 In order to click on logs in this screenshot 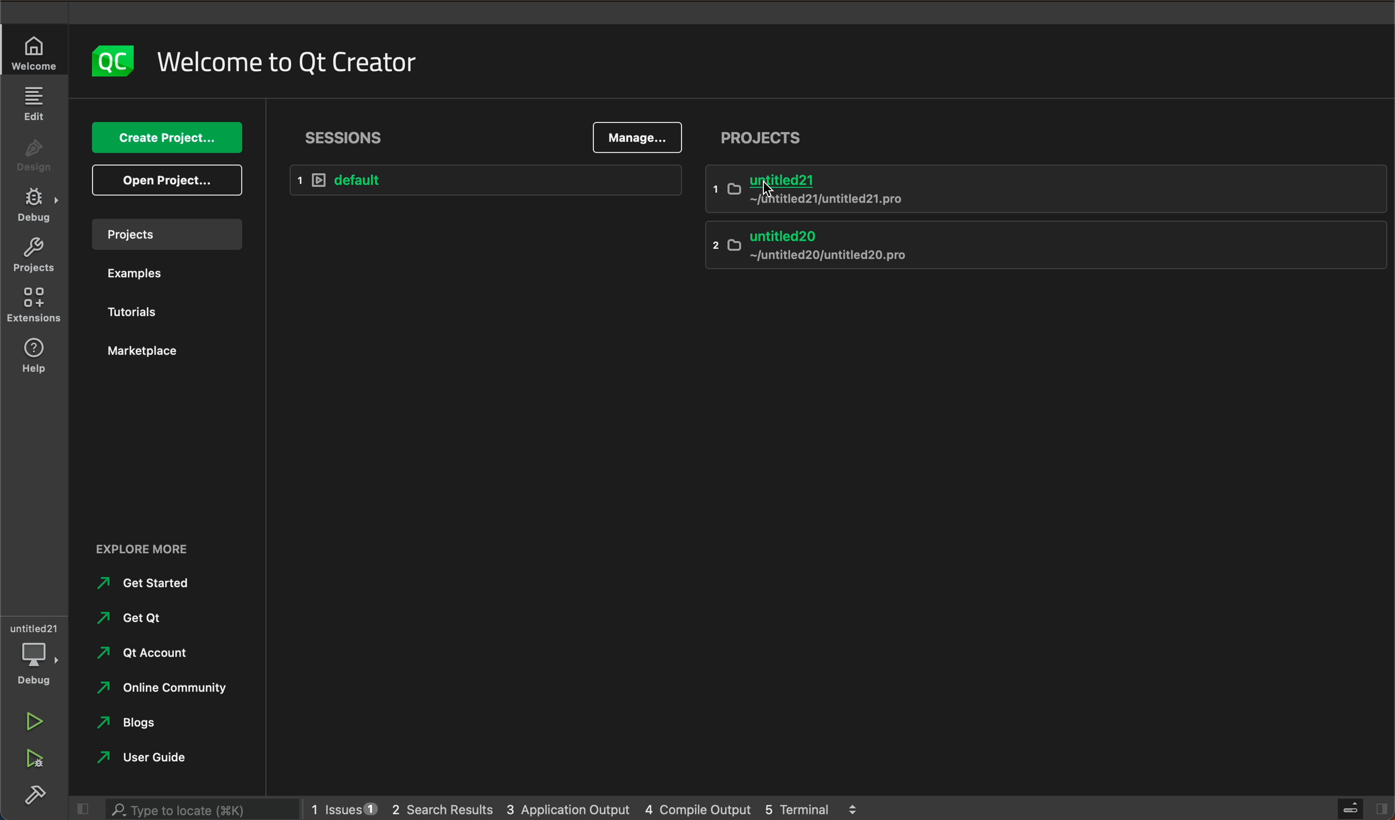, I will do `click(592, 810)`.